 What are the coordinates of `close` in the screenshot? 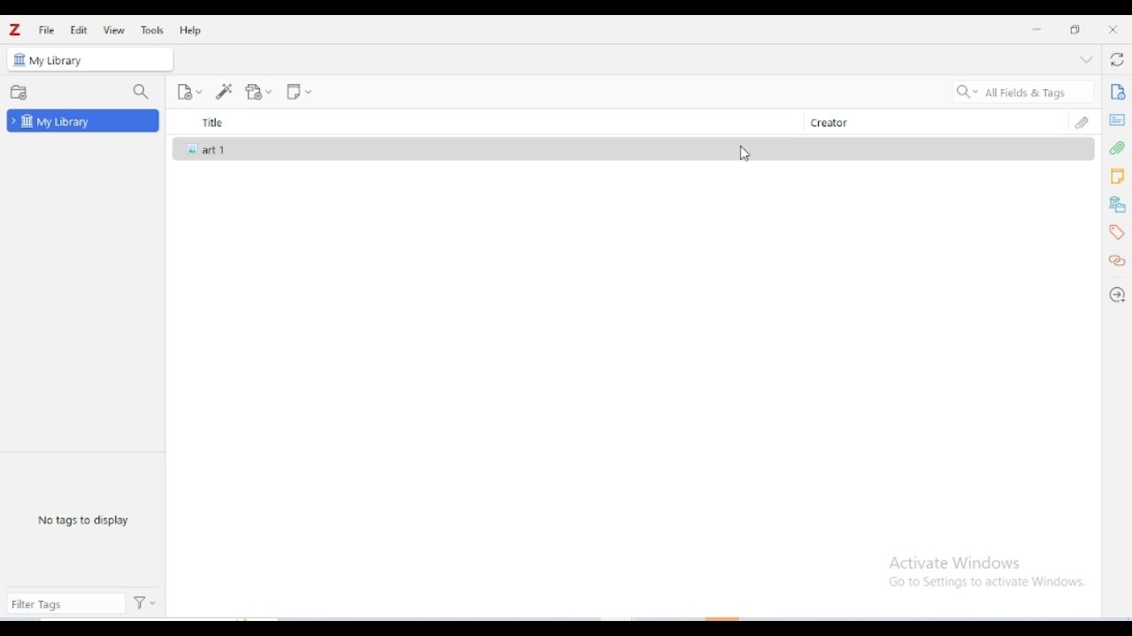 It's located at (1113, 29).